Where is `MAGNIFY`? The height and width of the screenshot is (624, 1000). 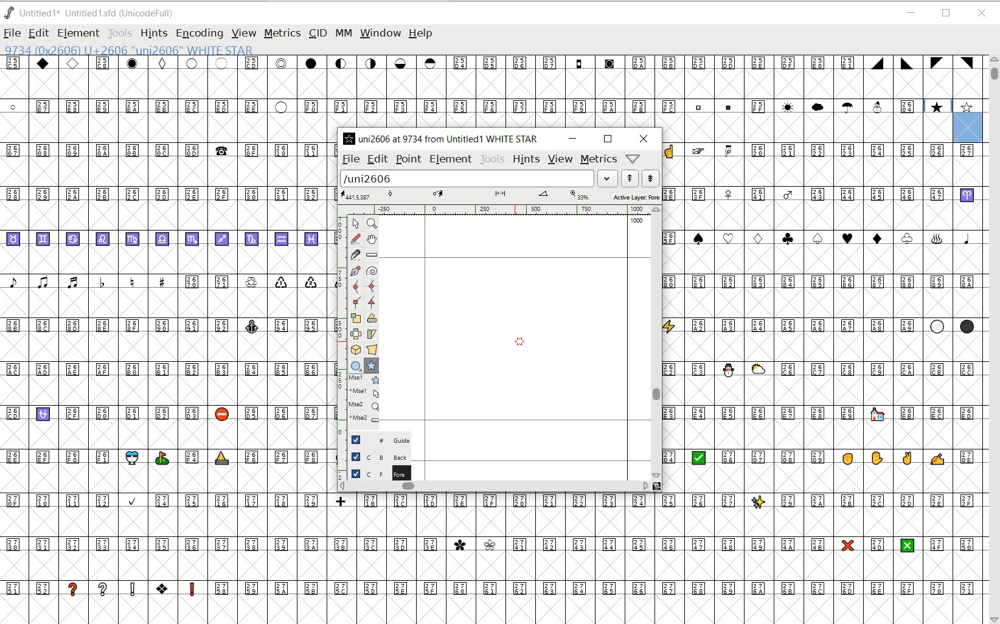
MAGNIFY is located at coordinates (372, 224).